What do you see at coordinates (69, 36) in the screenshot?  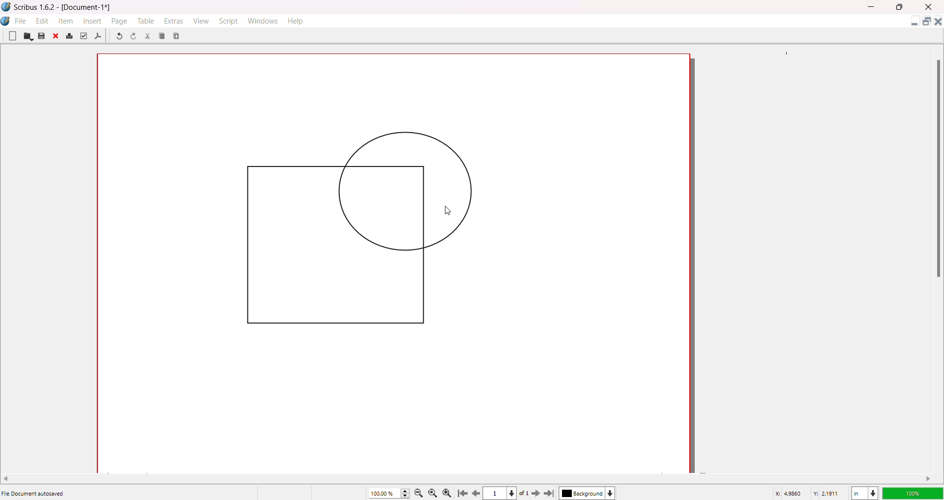 I see `Print` at bounding box center [69, 36].